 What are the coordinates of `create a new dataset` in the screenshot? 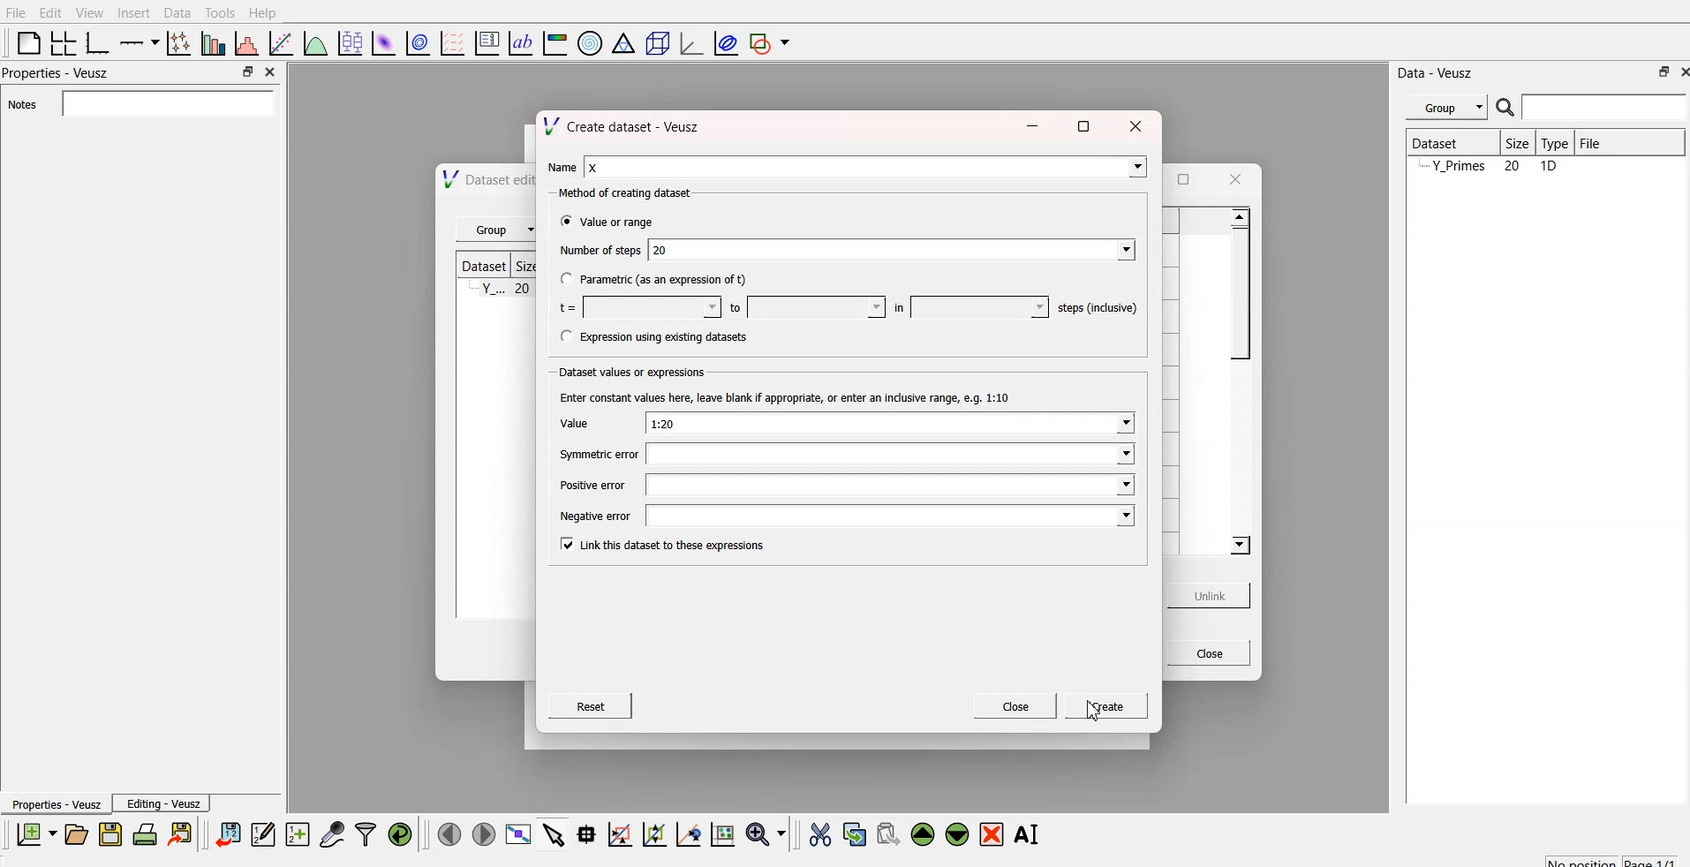 It's located at (298, 836).